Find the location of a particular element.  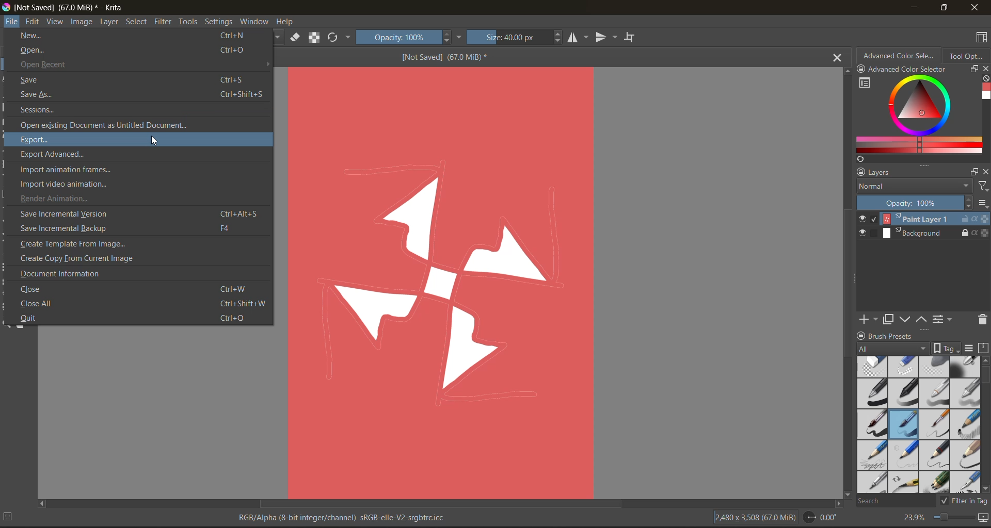

horizontal scroll bar is located at coordinates (439, 504).